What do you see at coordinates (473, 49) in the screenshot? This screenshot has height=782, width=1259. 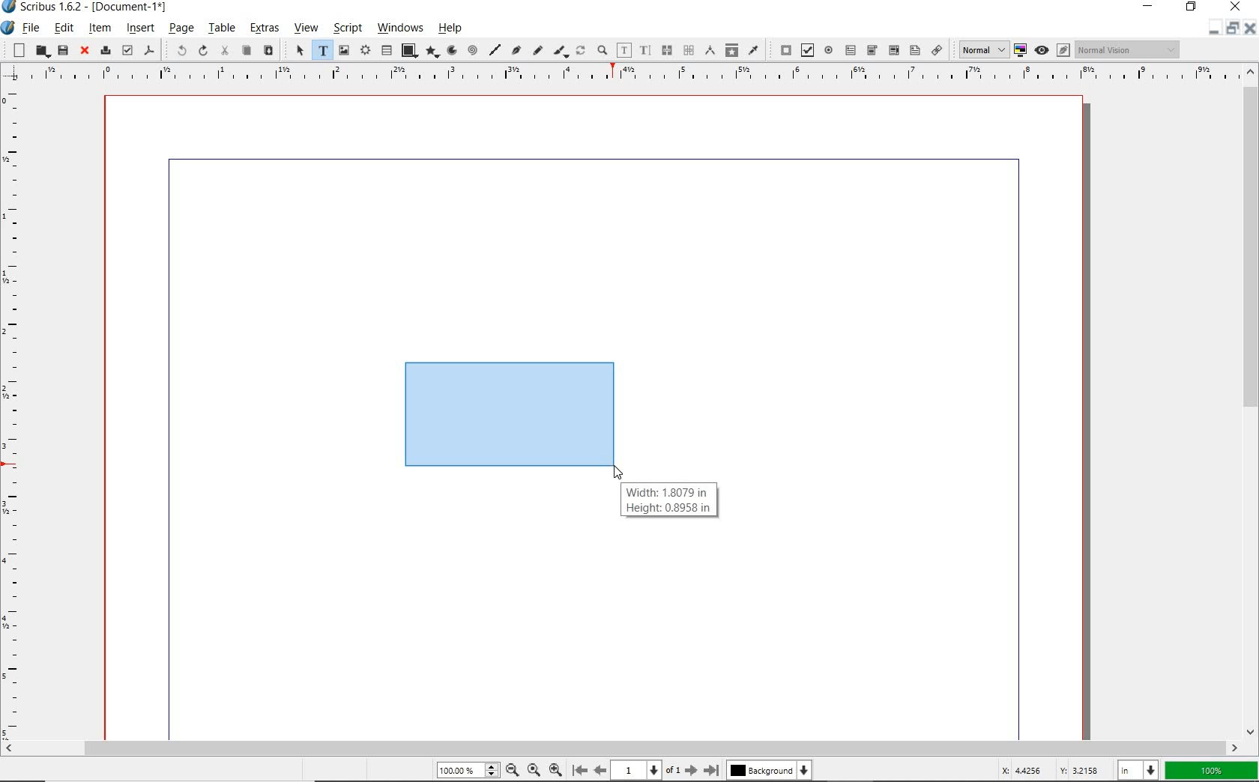 I see `spiral` at bounding box center [473, 49].